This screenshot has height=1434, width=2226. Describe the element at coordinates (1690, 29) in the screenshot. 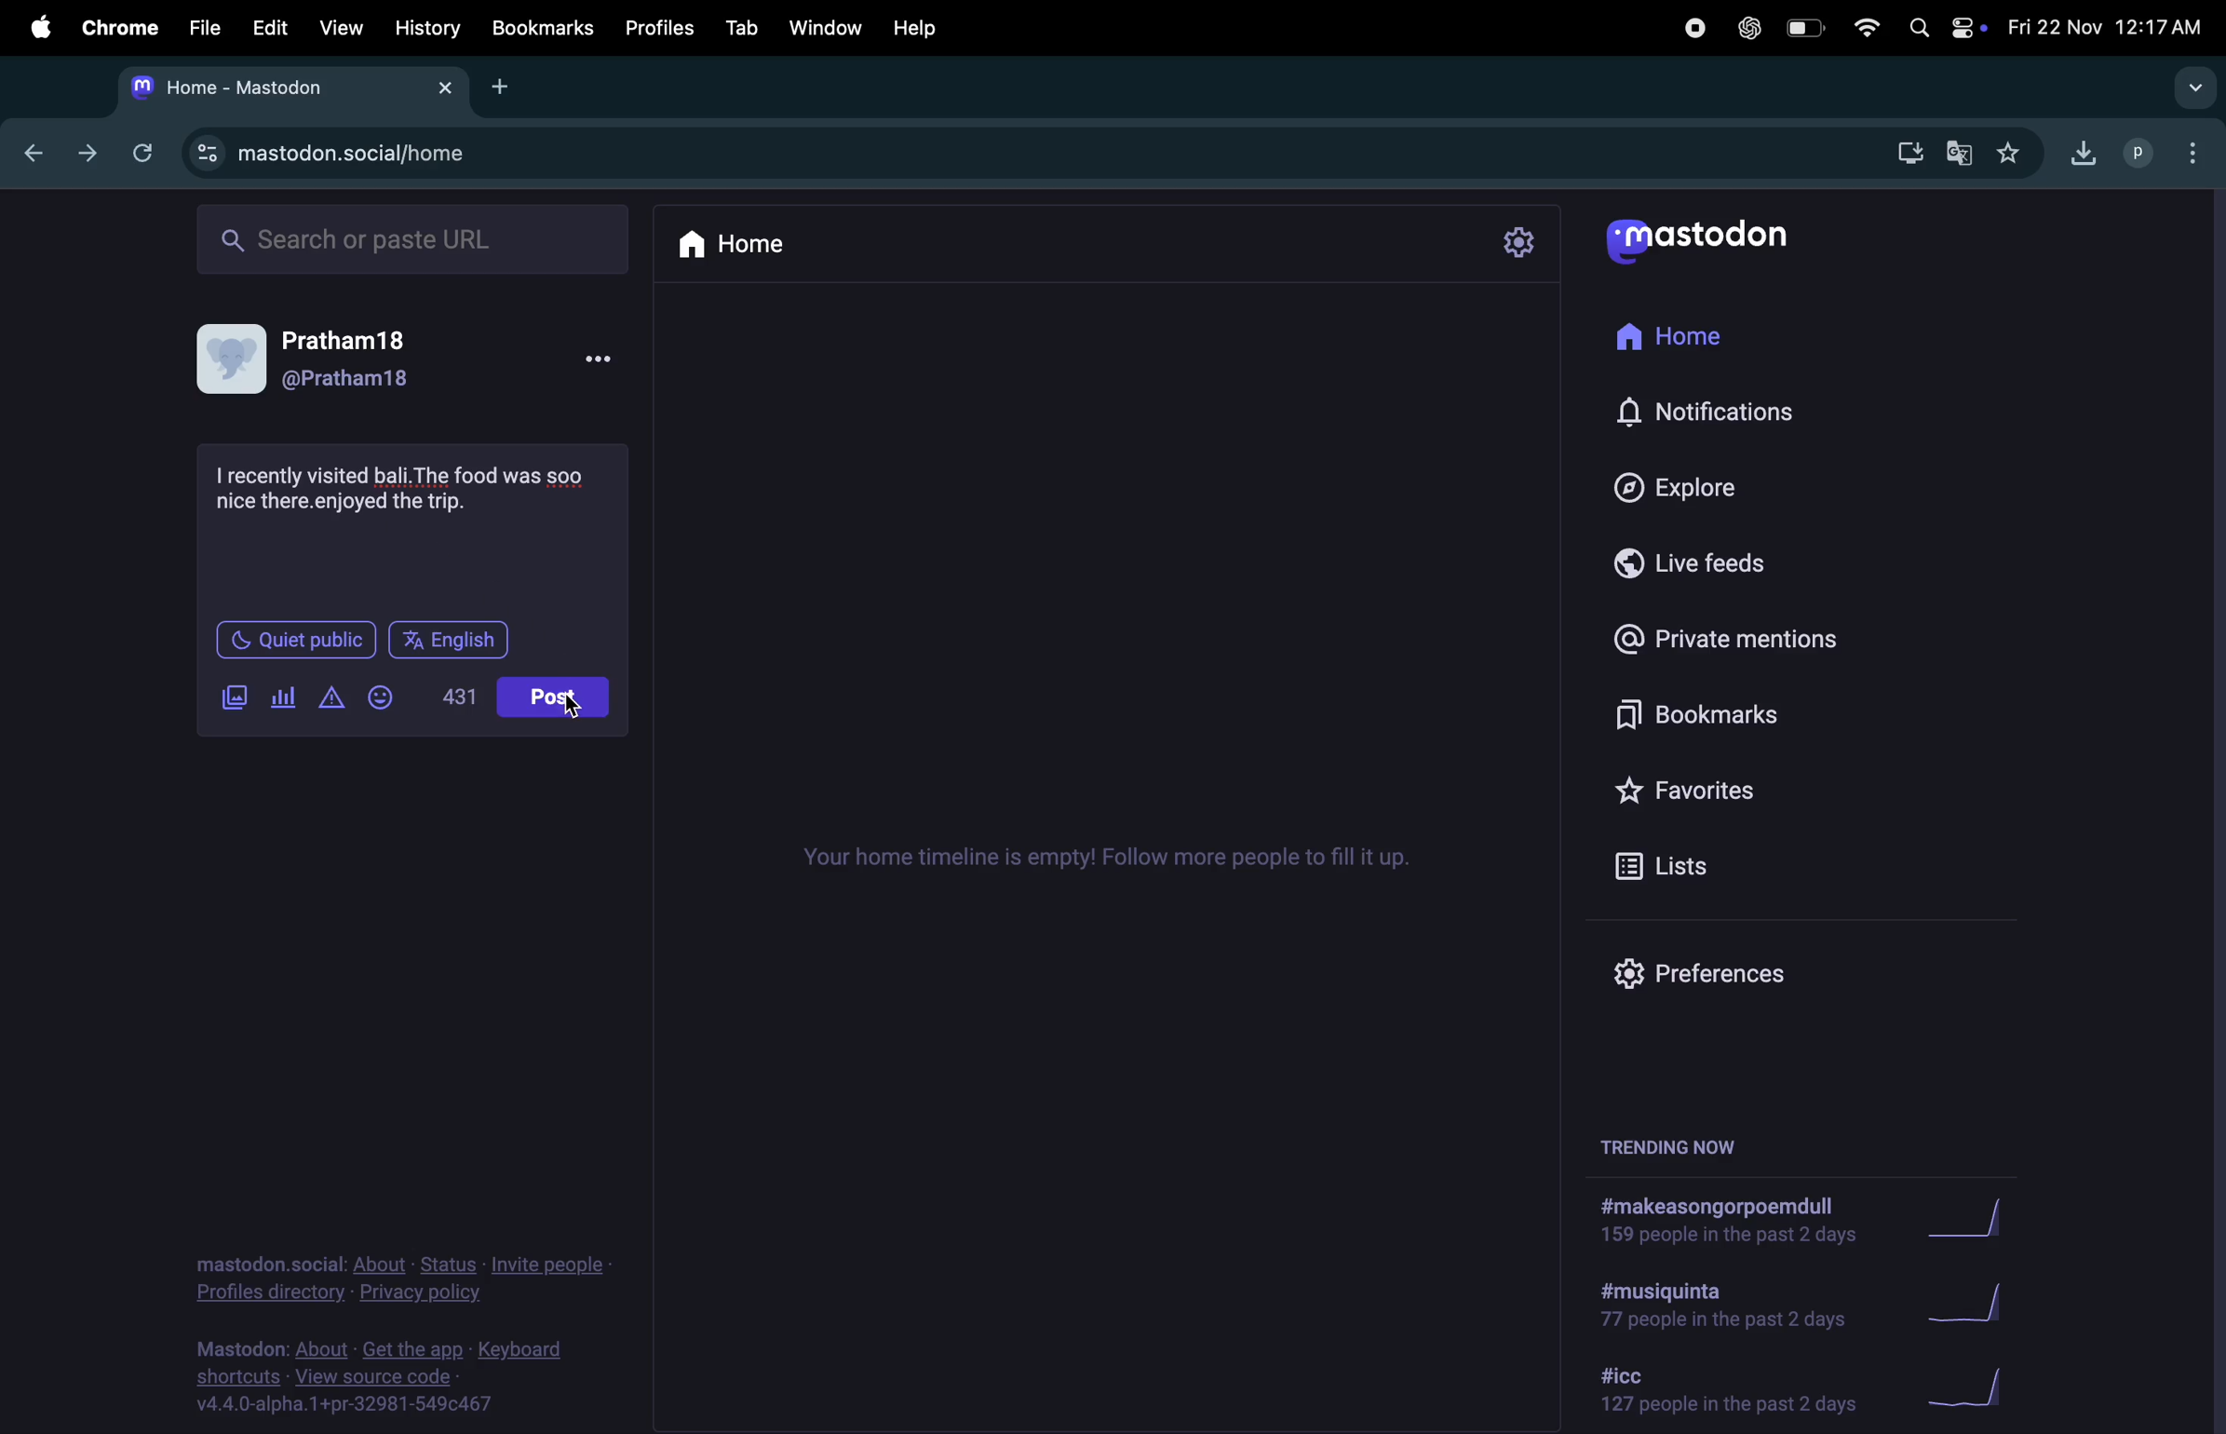

I see `record` at that location.